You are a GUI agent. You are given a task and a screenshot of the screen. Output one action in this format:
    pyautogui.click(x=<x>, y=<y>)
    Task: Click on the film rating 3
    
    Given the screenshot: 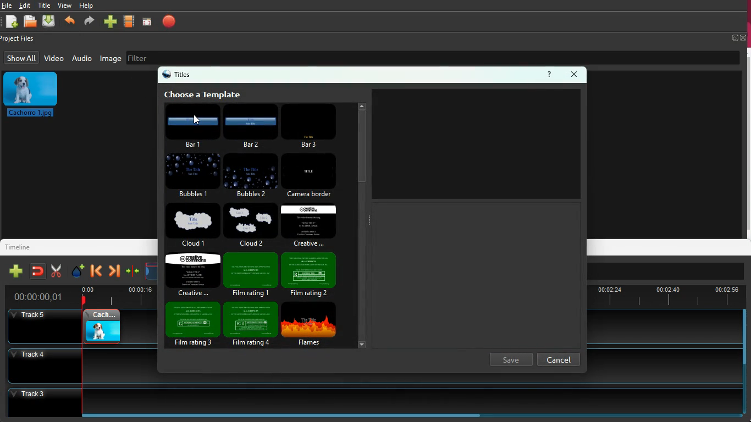 What is the action you would take?
    pyautogui.click(x=191, y=326)
    